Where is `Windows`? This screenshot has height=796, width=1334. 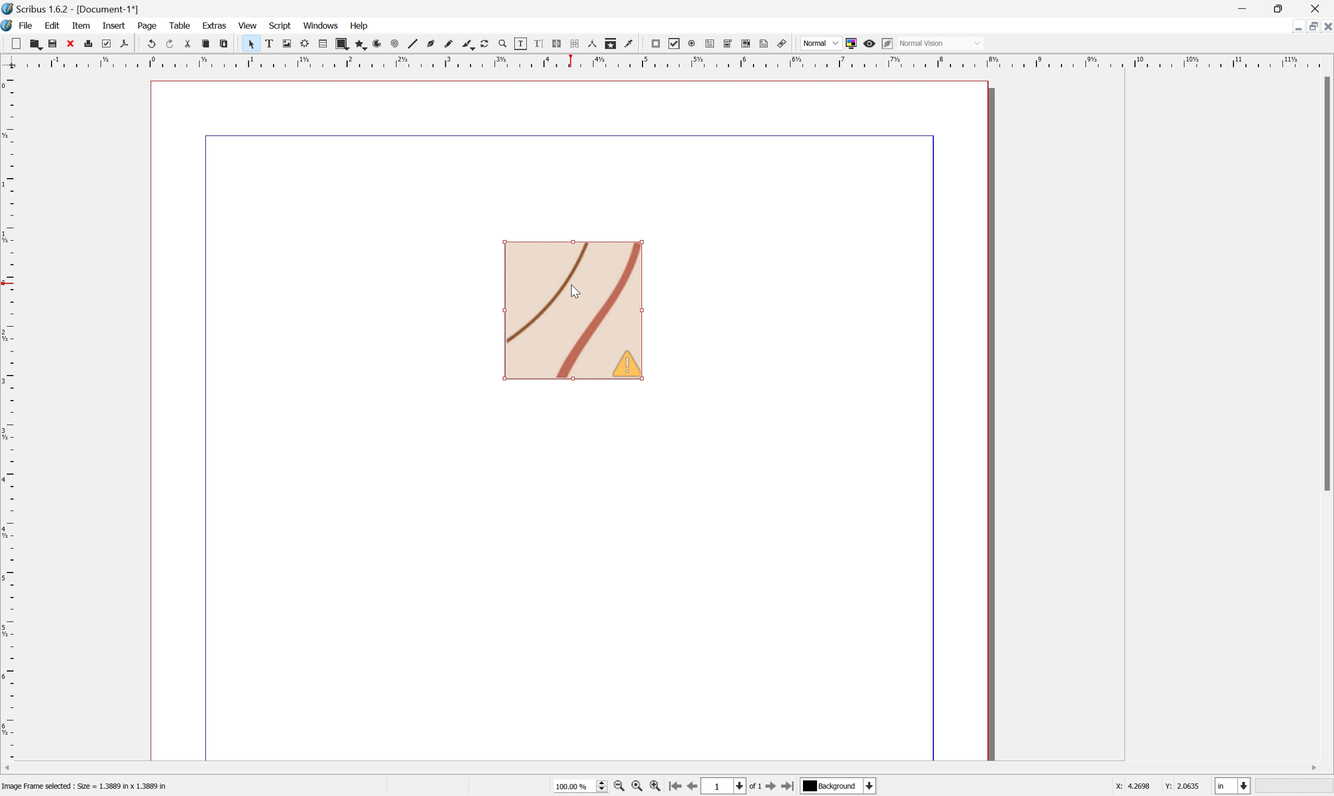 Windows is located at coordinates (321, 25).